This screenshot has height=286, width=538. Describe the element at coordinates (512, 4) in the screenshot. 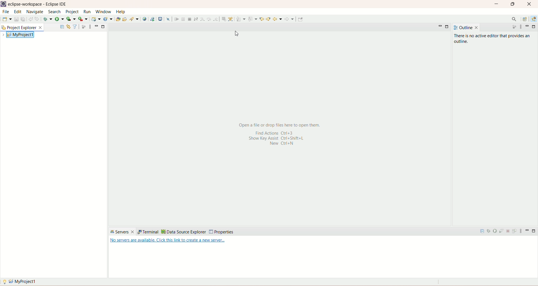

I see `maximize` at that location.